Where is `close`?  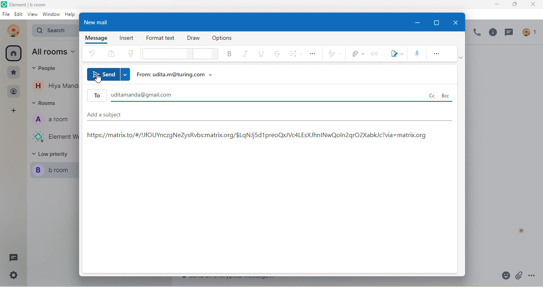 close is located at coordinates (455, 22).